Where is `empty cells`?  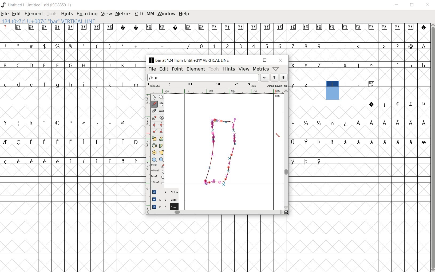 empty cells is located at coordinates (73, 131).